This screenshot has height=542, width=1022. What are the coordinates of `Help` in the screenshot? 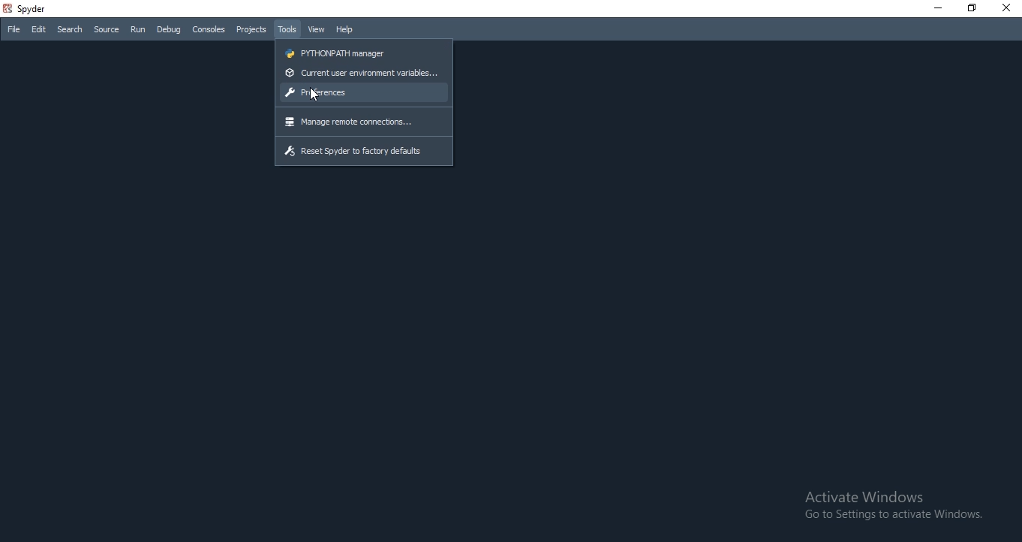 It's located at (345, 29).